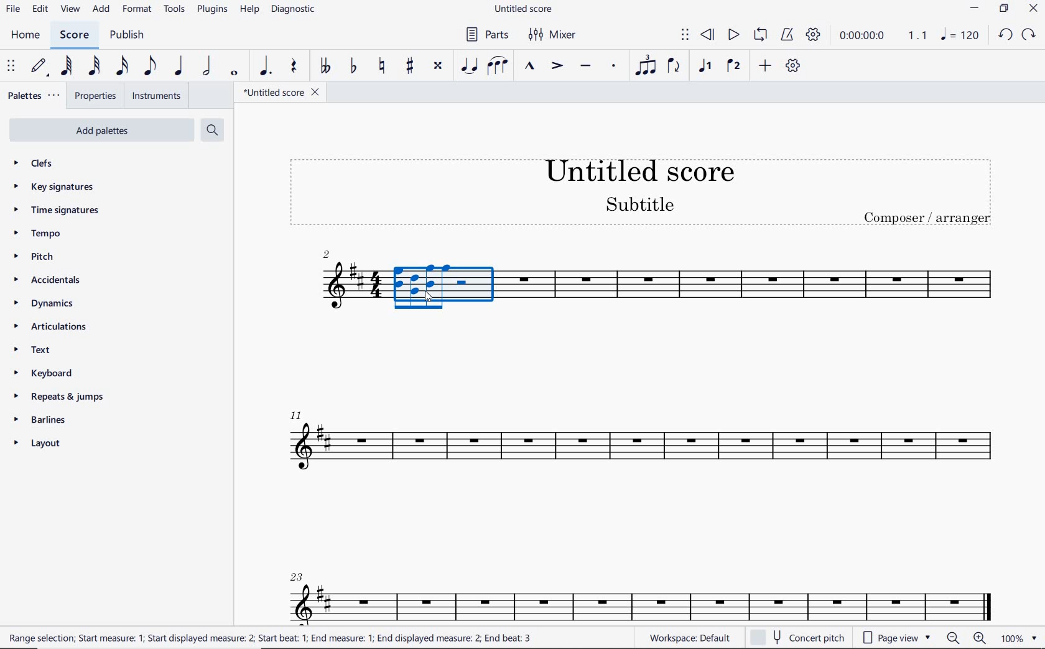 The height and width of the screenshot is (649, 1045). What do you see at coordinates (526, 9) in the screenshot?
I see `FILE NAME` at bounding box center [526, 9].